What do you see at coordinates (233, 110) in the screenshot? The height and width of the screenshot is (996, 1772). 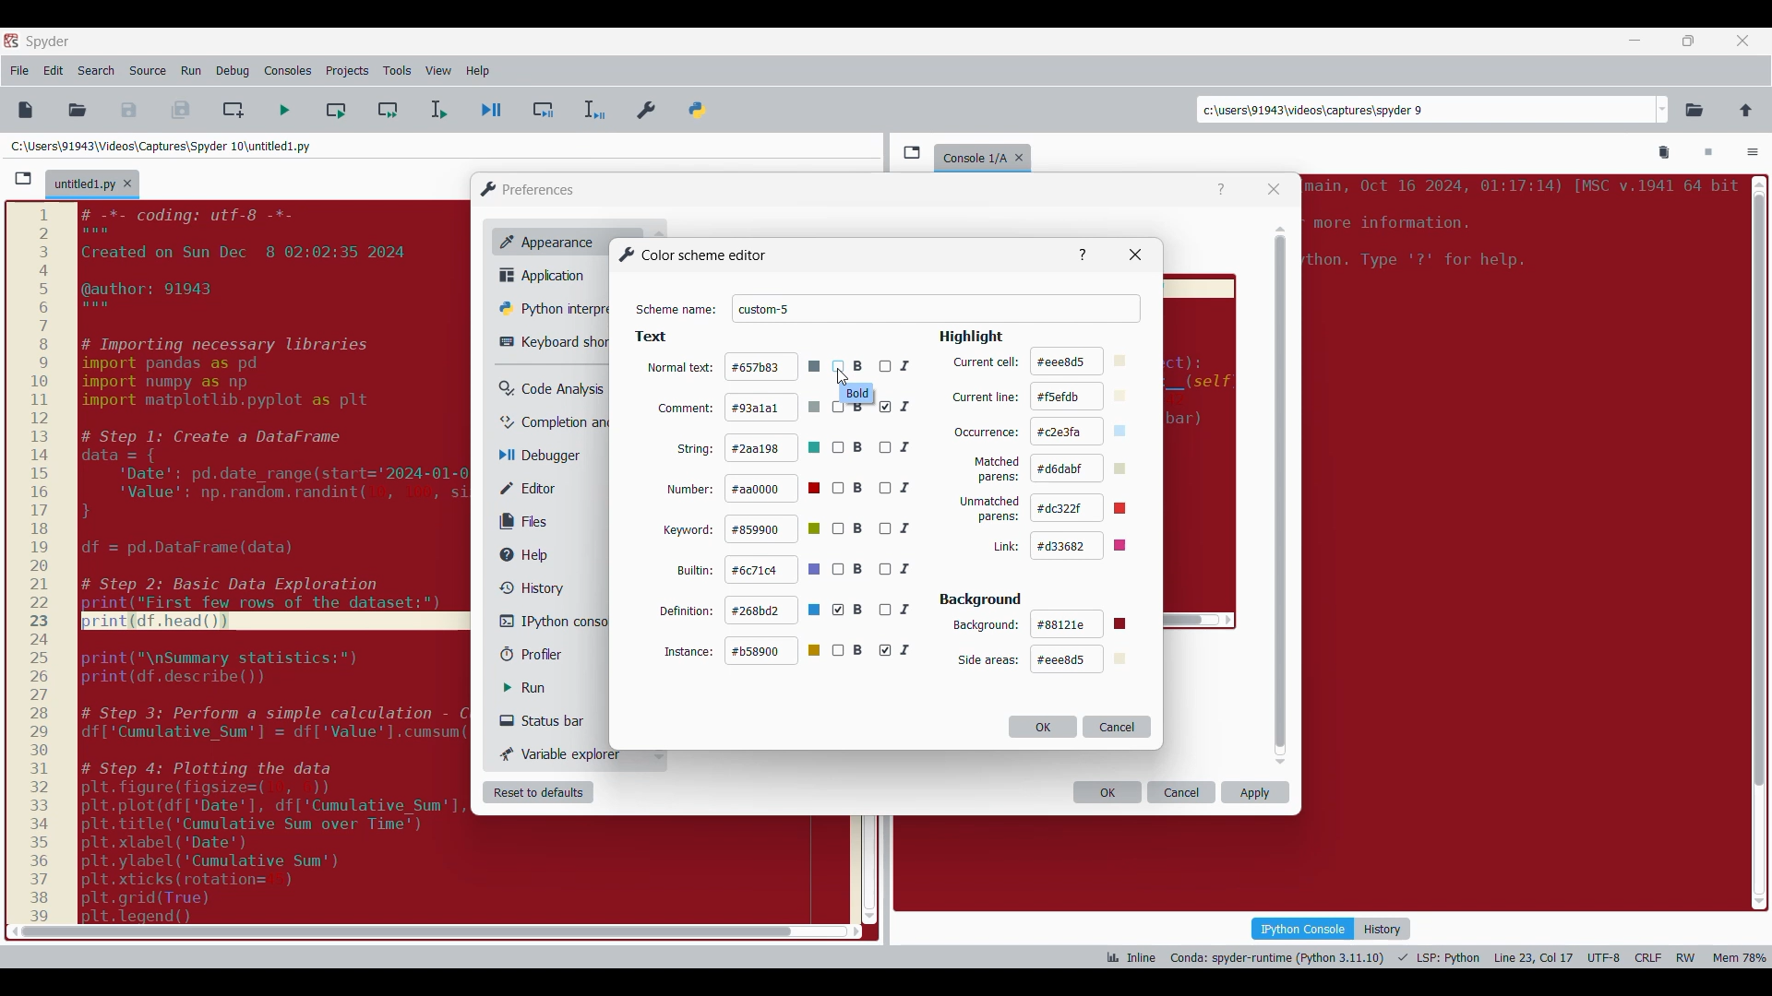 I see `Create new cell at current line` at bounding box center [233, 110].